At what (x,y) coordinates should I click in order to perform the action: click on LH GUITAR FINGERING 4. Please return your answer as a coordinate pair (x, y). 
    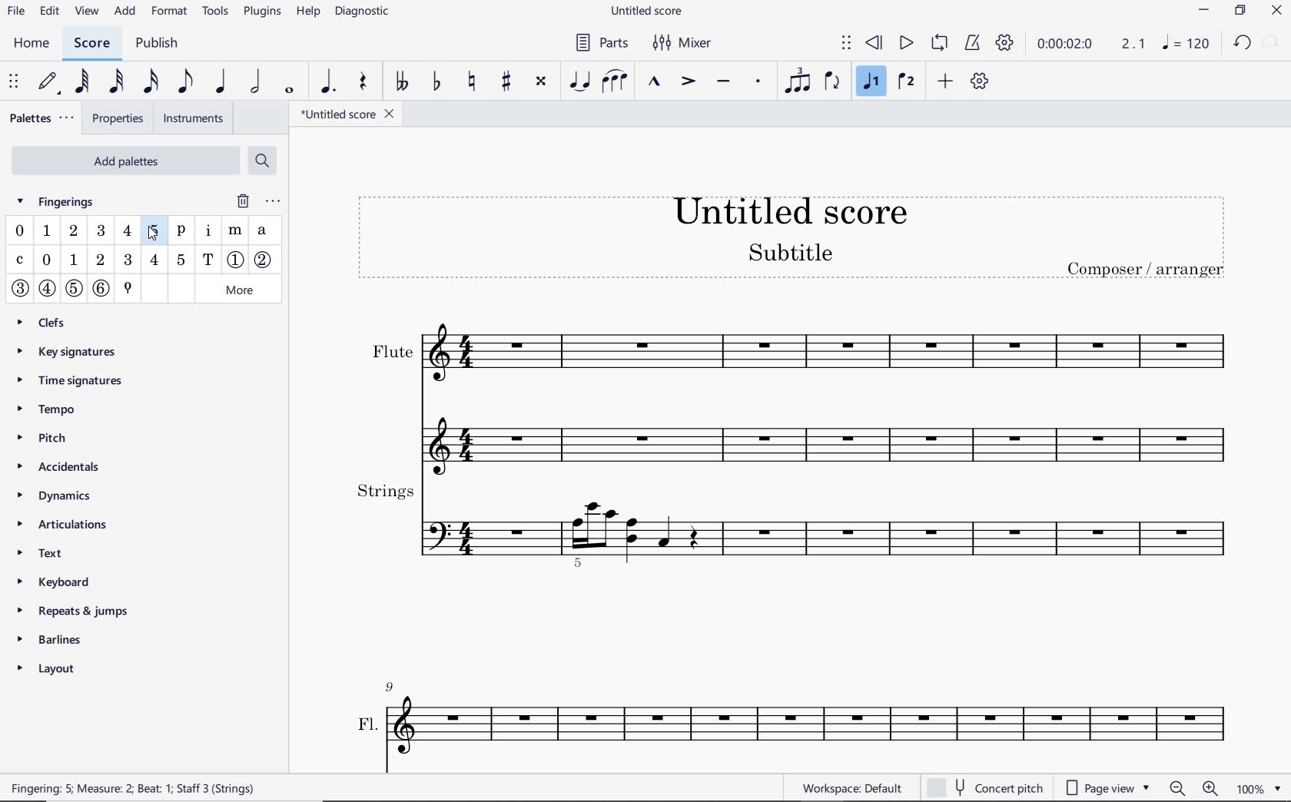
    Looking at the image, I should click on (154, 261).